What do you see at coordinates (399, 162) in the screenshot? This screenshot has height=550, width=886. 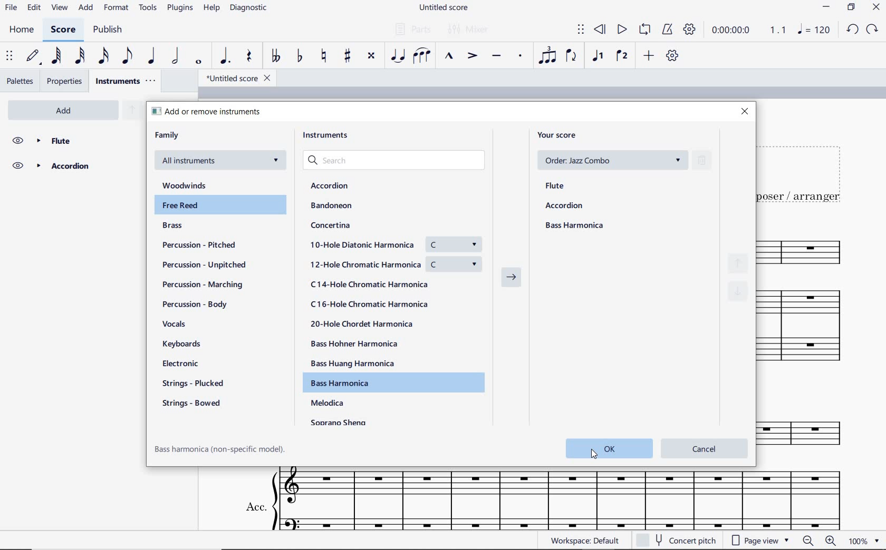 I see `search` at bounding box center [399, 162].